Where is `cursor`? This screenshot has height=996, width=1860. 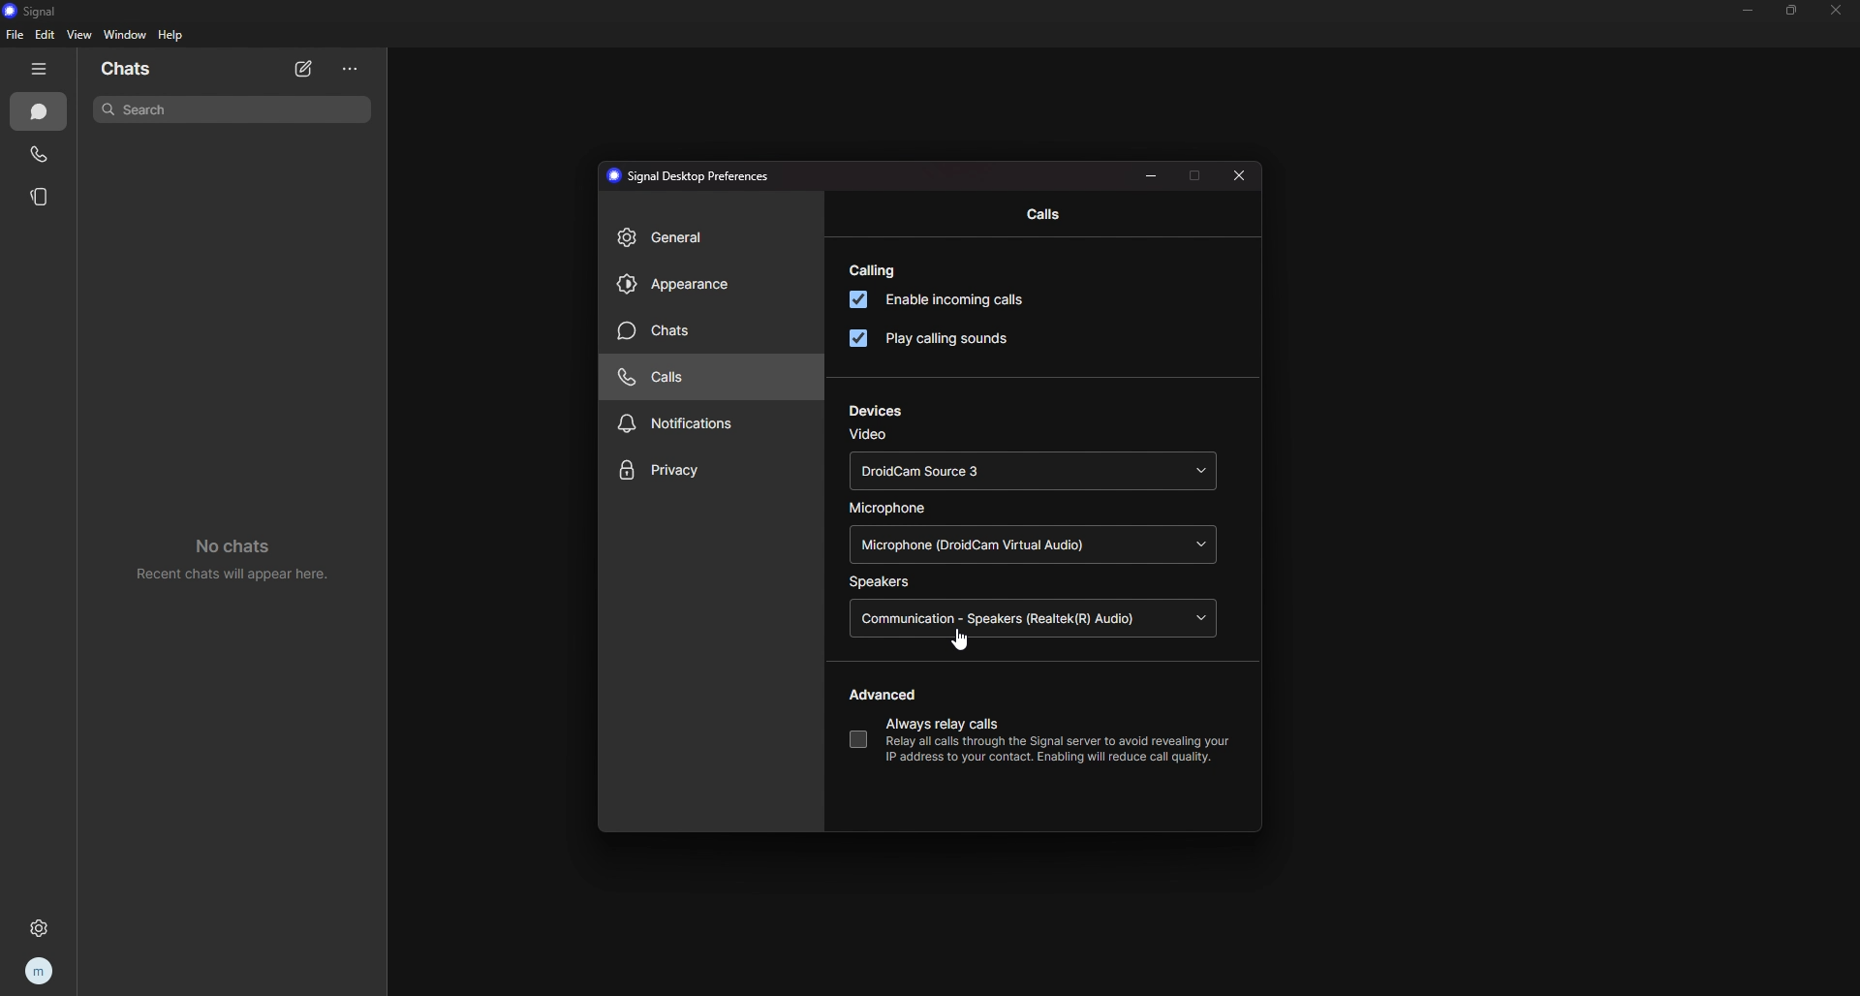 cursor is located at coordinates (961, 639).